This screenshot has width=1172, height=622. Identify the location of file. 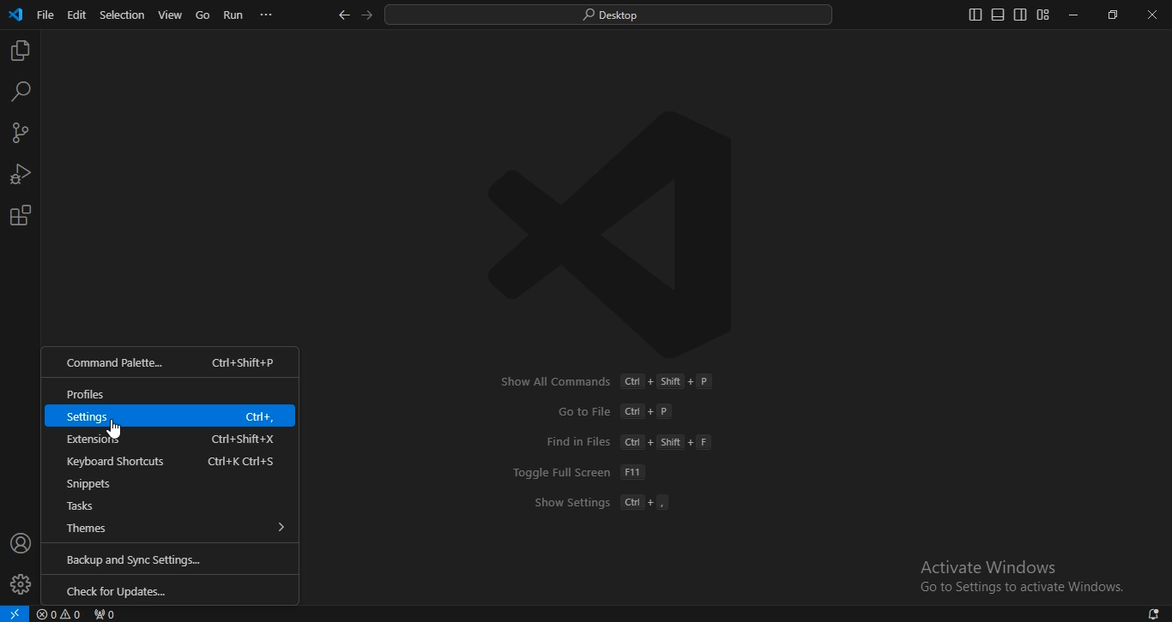
(46, 14).